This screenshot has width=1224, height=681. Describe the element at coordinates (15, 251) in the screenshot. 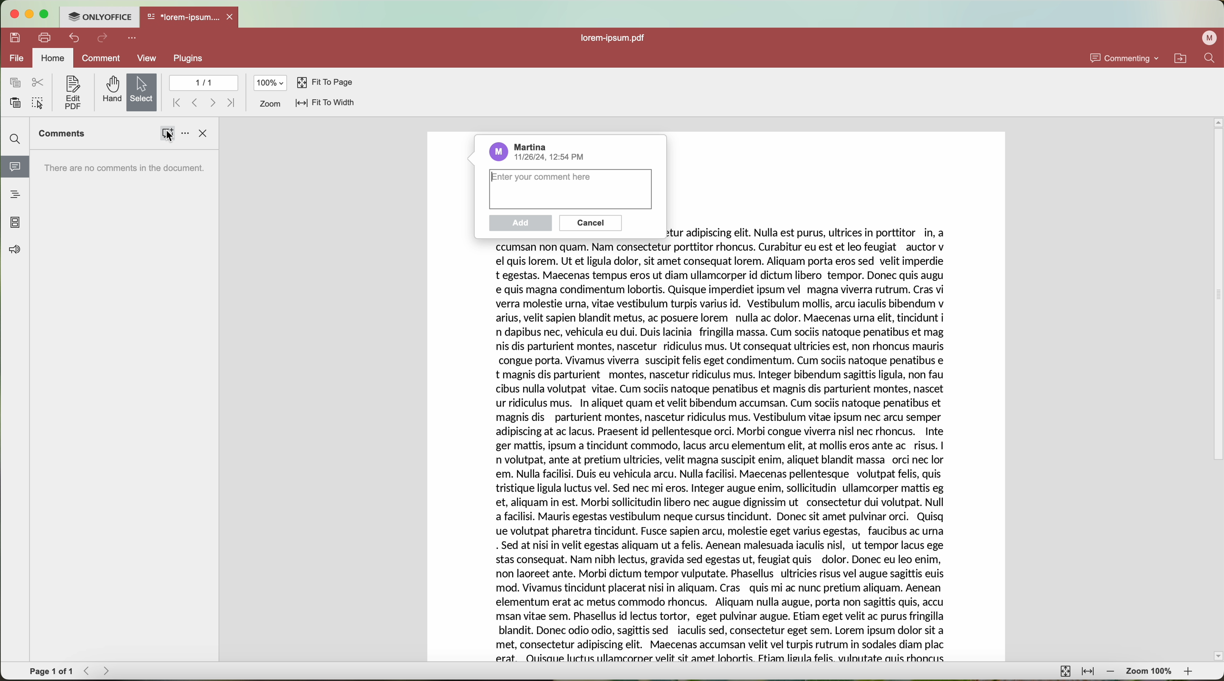

I see `feedback & support` at that location.